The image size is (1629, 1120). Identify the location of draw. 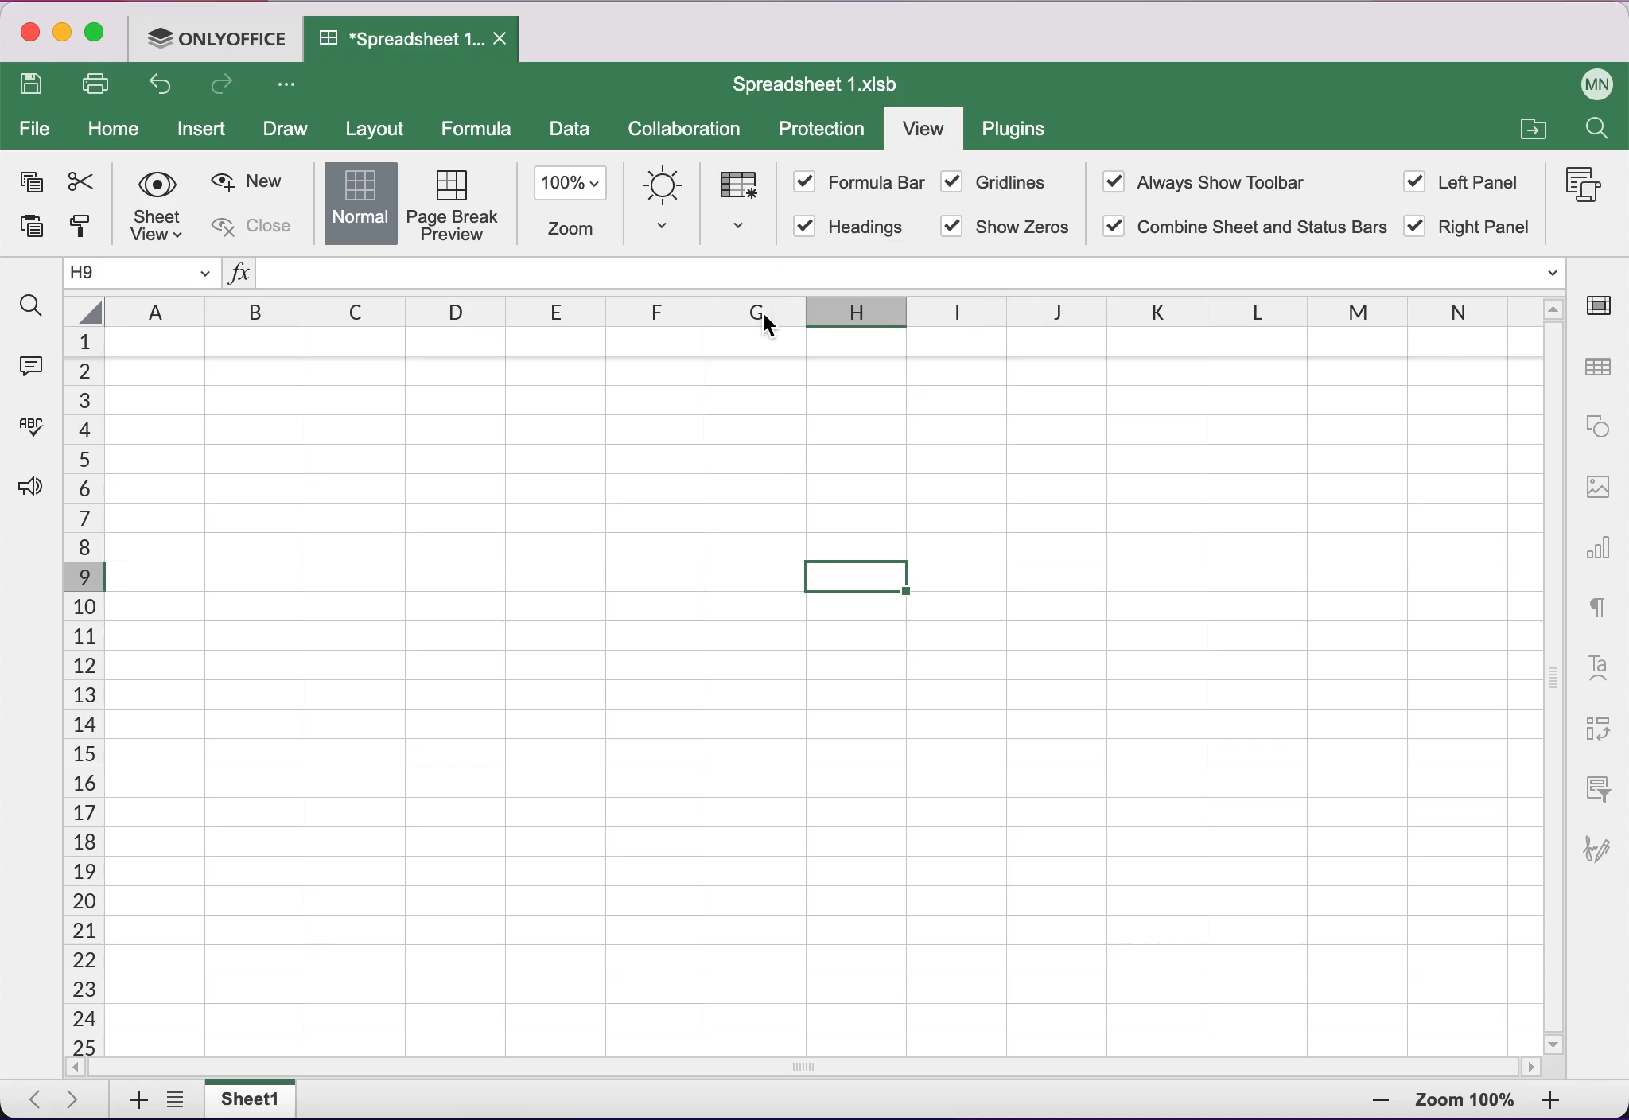
(291, 130).